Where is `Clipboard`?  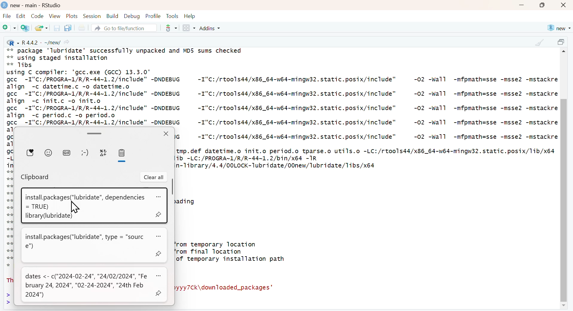
Clipboard is located at coordinates (36, 178).